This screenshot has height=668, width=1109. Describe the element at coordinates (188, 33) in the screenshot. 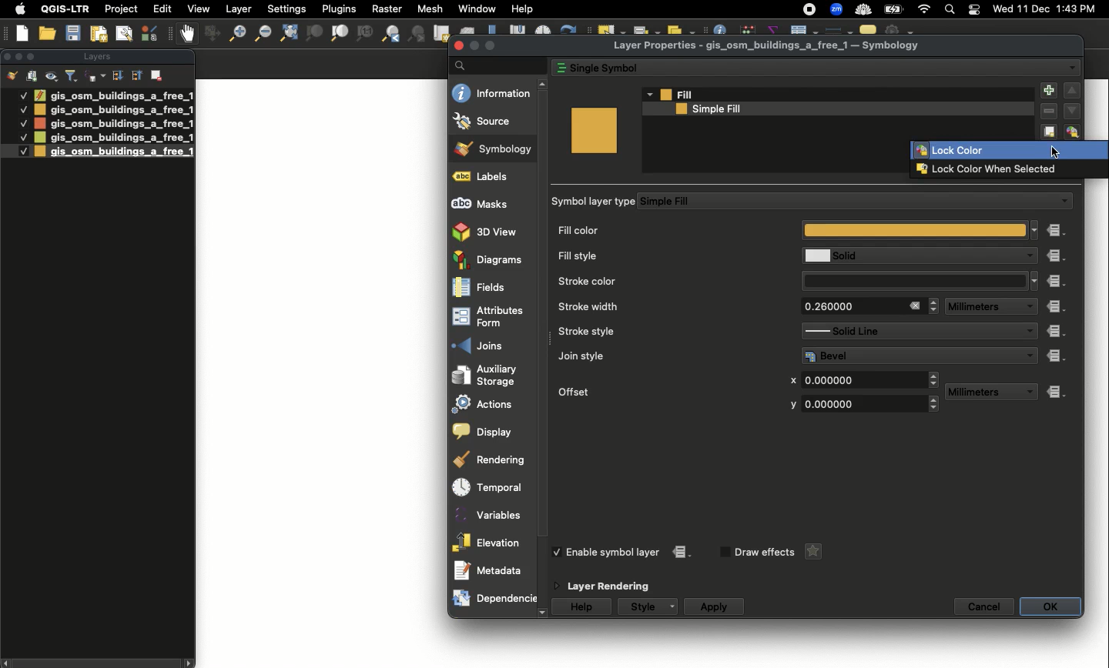

I see `Grab` at that location.